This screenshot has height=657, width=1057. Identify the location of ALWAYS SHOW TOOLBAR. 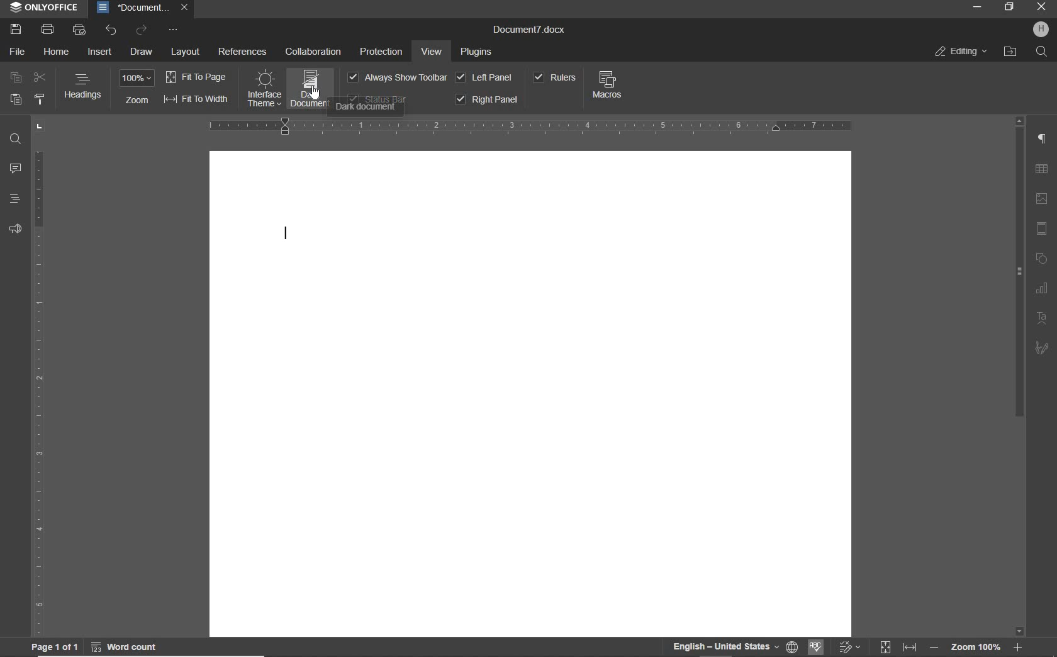
(398, 79).